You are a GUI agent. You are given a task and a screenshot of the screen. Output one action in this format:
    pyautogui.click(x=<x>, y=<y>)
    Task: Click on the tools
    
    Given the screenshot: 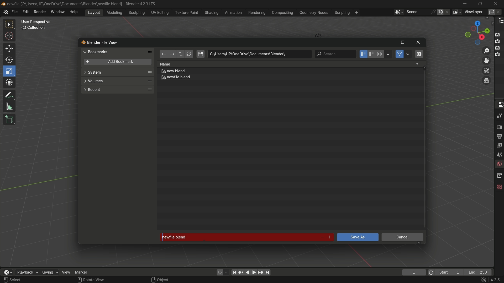 What is the action you would take?
    pyautogui.click(x=499, y=116)
    